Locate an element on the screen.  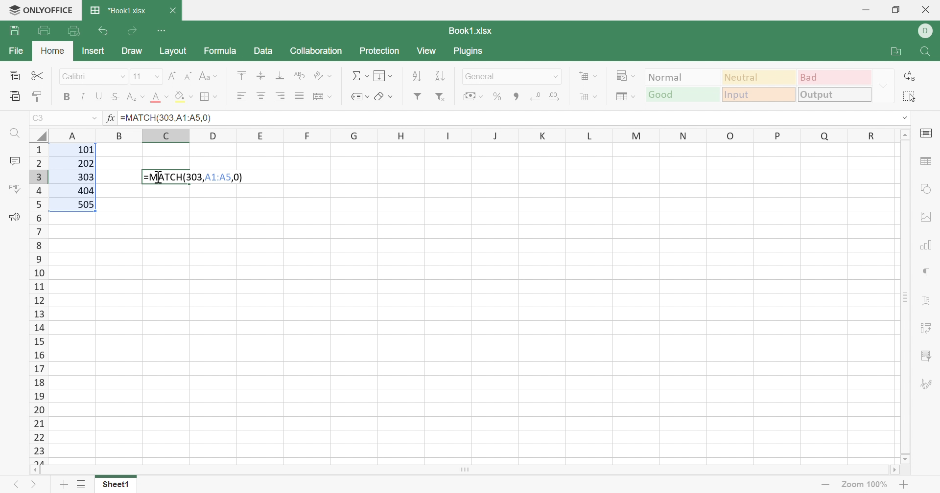
Pivot table settings is located at coordinates (930, 330).